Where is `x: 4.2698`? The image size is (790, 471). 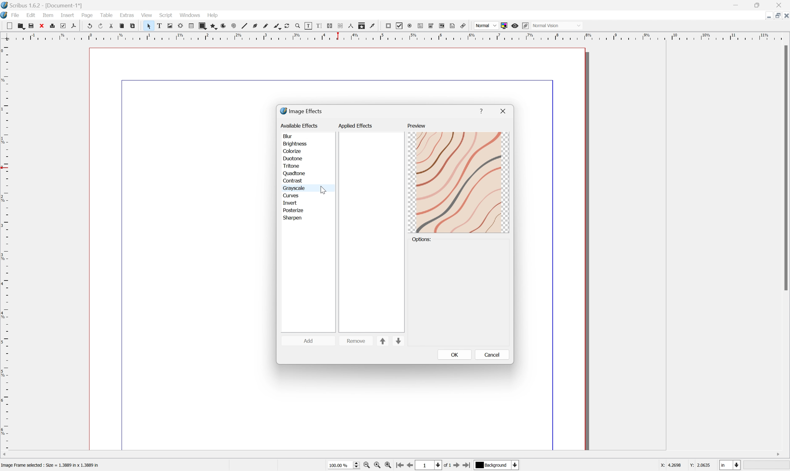 x: 4.2698 is located at coordinates (669, 466).